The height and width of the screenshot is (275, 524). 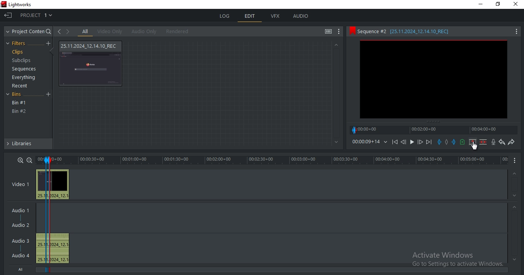 What do you see at coordinates (21, 160) in the screenshot?
I see `zoom in` at bounding box center [21, 160].